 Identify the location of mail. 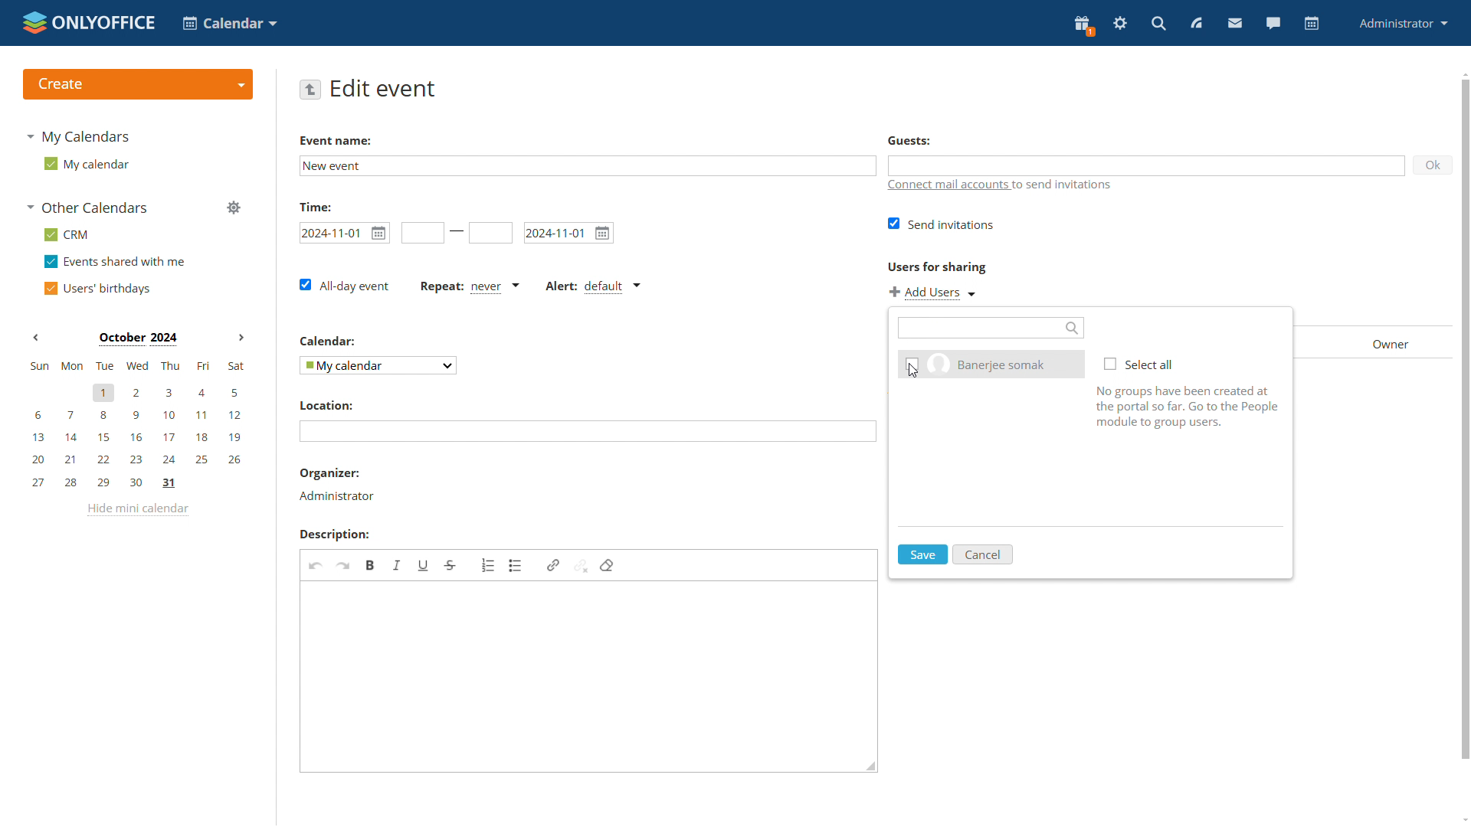
(1233, 23).